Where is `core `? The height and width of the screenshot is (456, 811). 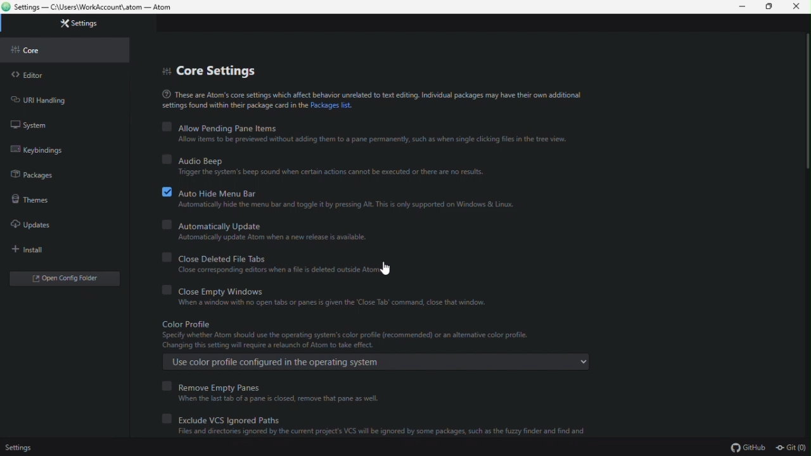 core  is located at coordinates (56, 51).